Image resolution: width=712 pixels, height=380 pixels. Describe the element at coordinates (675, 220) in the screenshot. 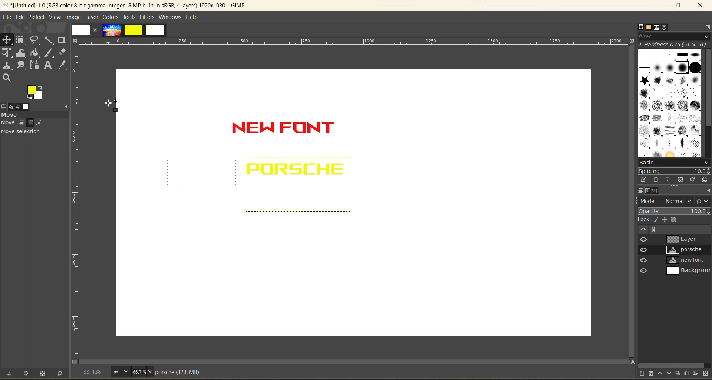

I see `alpha` at that location.